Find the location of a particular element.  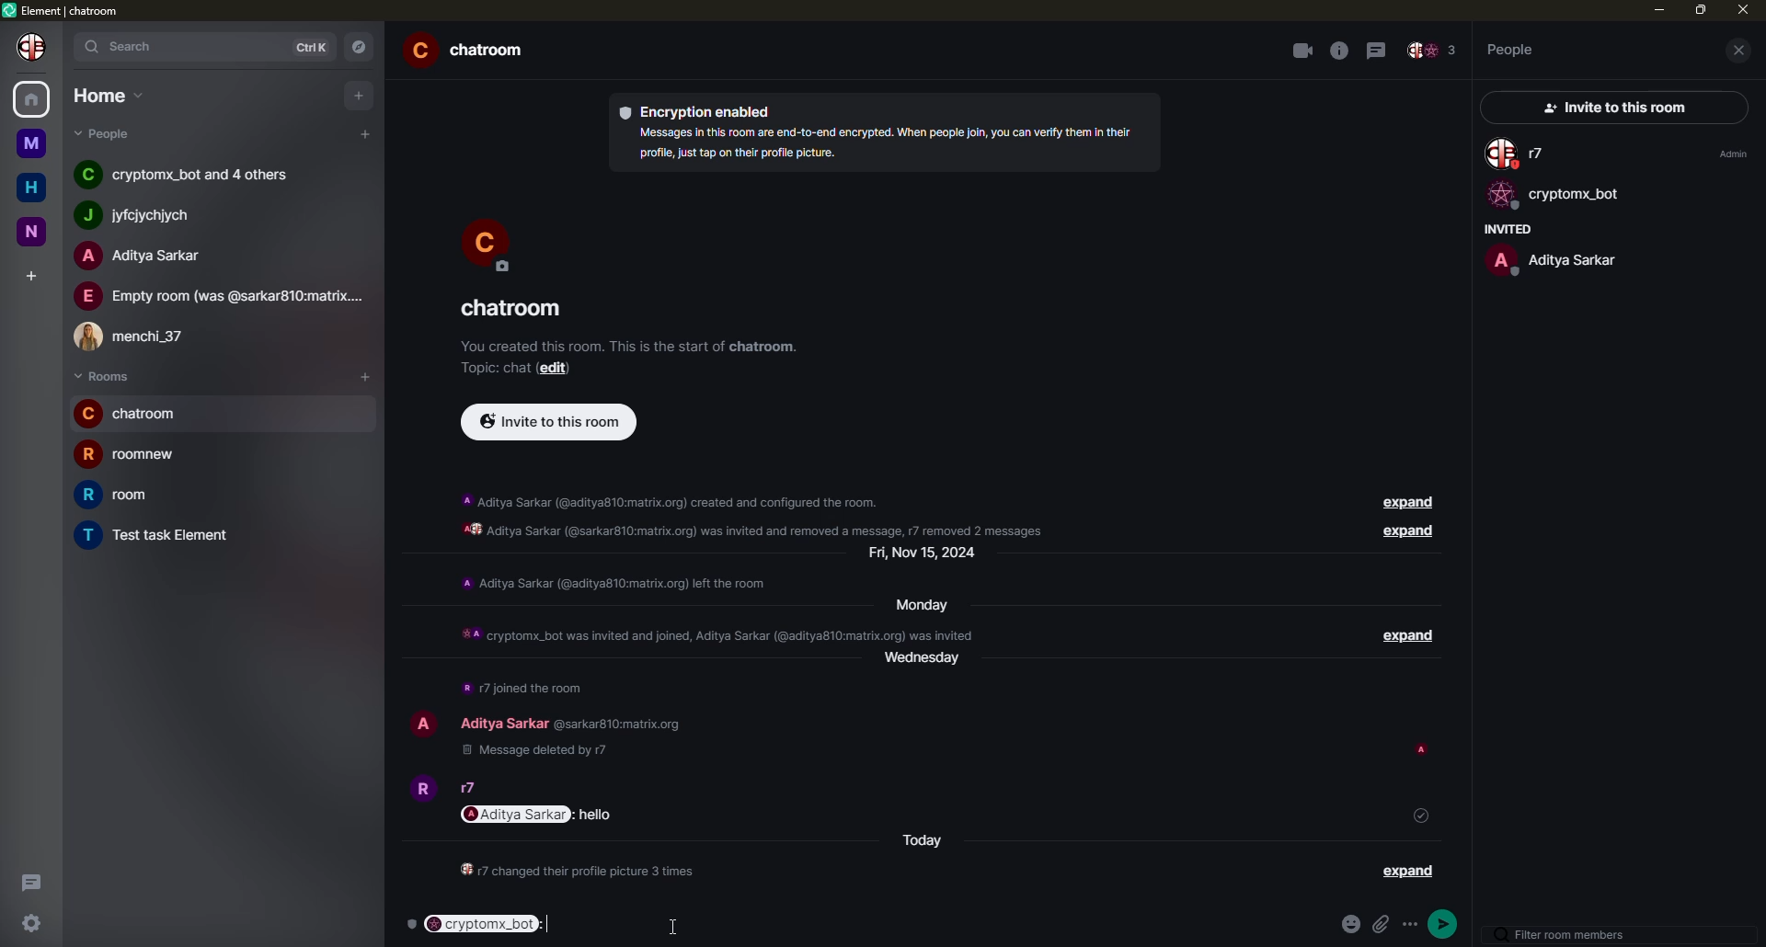

emoji is located at coordinates (1354, 925).